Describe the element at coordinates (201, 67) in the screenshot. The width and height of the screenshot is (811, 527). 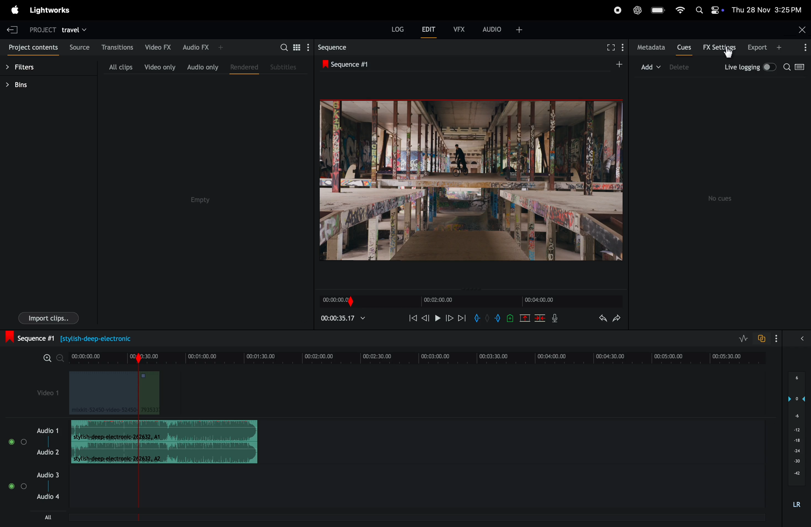
I see `audio only` at that location.